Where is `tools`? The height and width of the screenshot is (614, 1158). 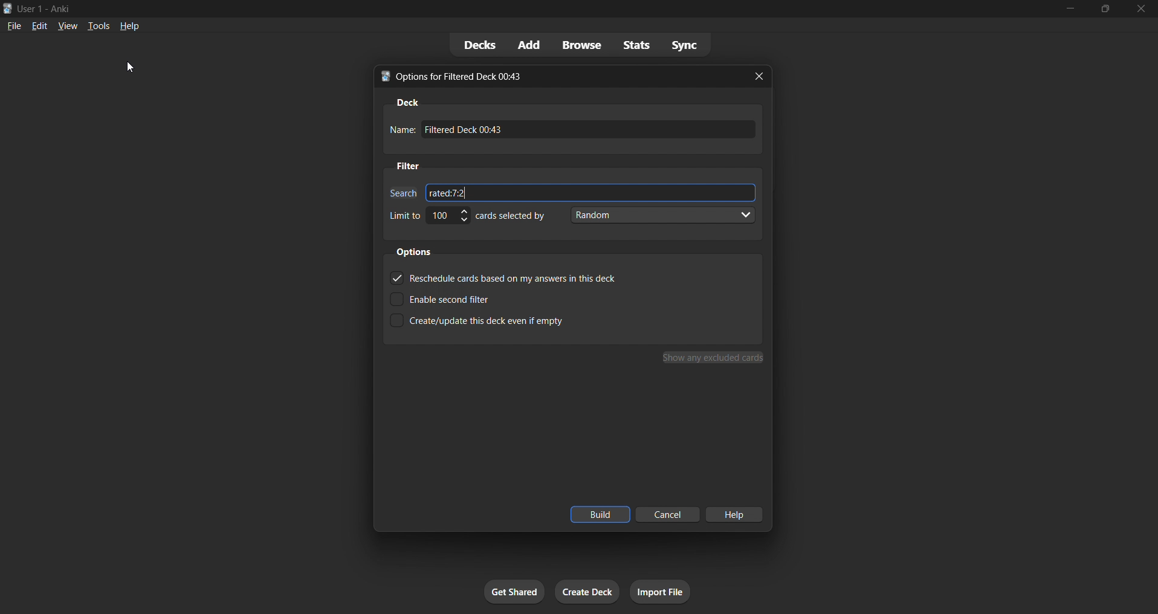 tools is located at coordinates (100, 25).